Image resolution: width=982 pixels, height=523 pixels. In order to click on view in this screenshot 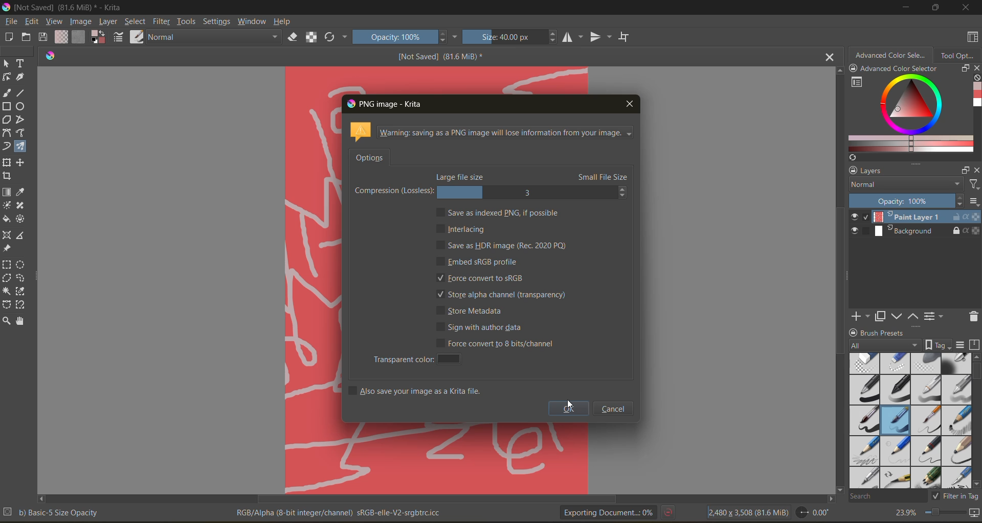, I will do `click(55, 21)`.